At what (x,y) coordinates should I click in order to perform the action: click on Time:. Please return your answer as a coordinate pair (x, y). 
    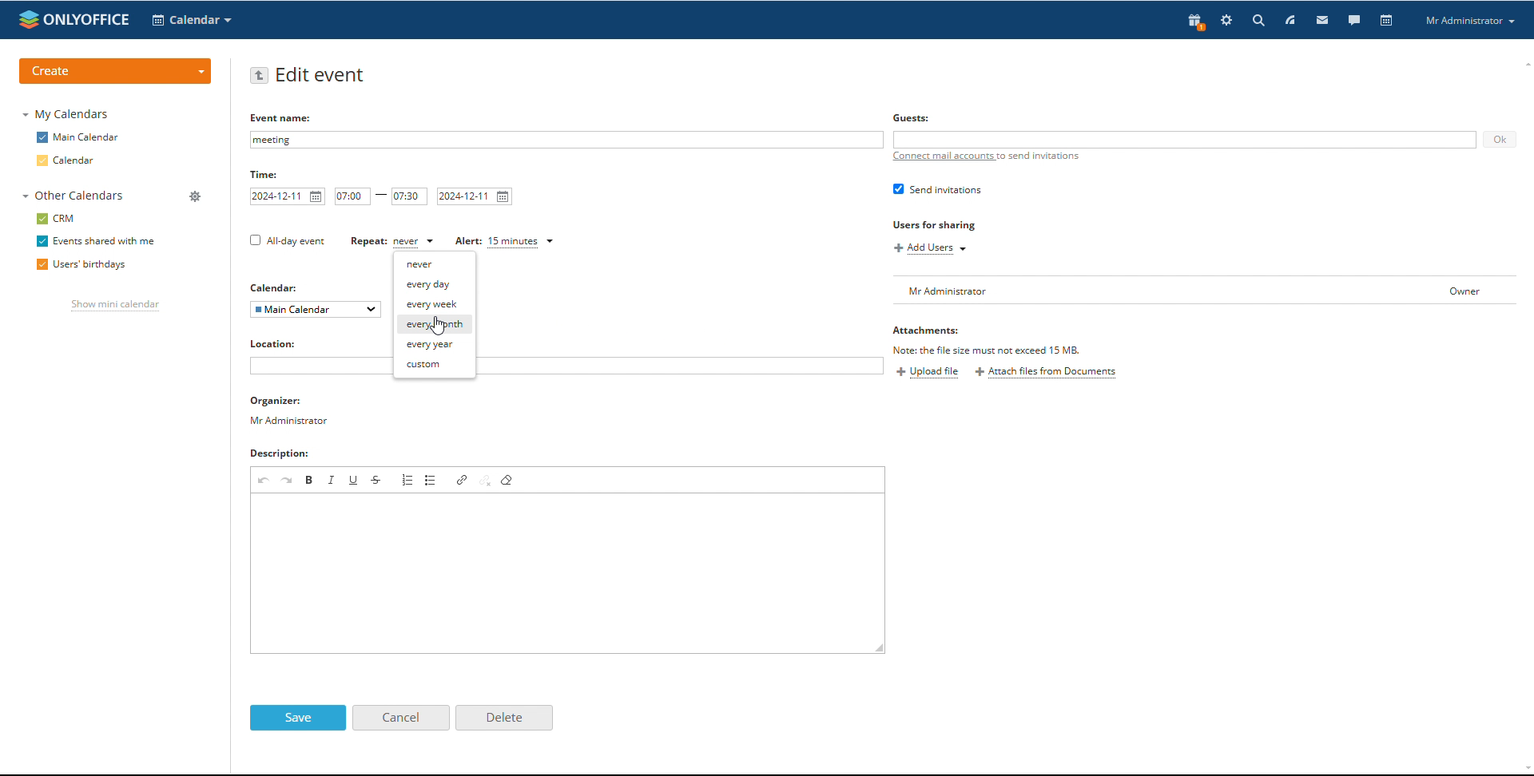
    Looking at the image, I should click on (268, 176).